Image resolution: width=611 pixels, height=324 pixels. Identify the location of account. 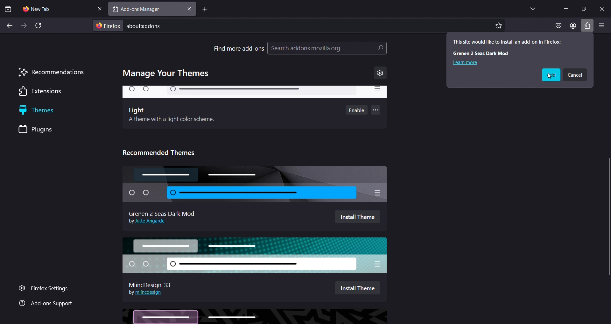
(573, 26).